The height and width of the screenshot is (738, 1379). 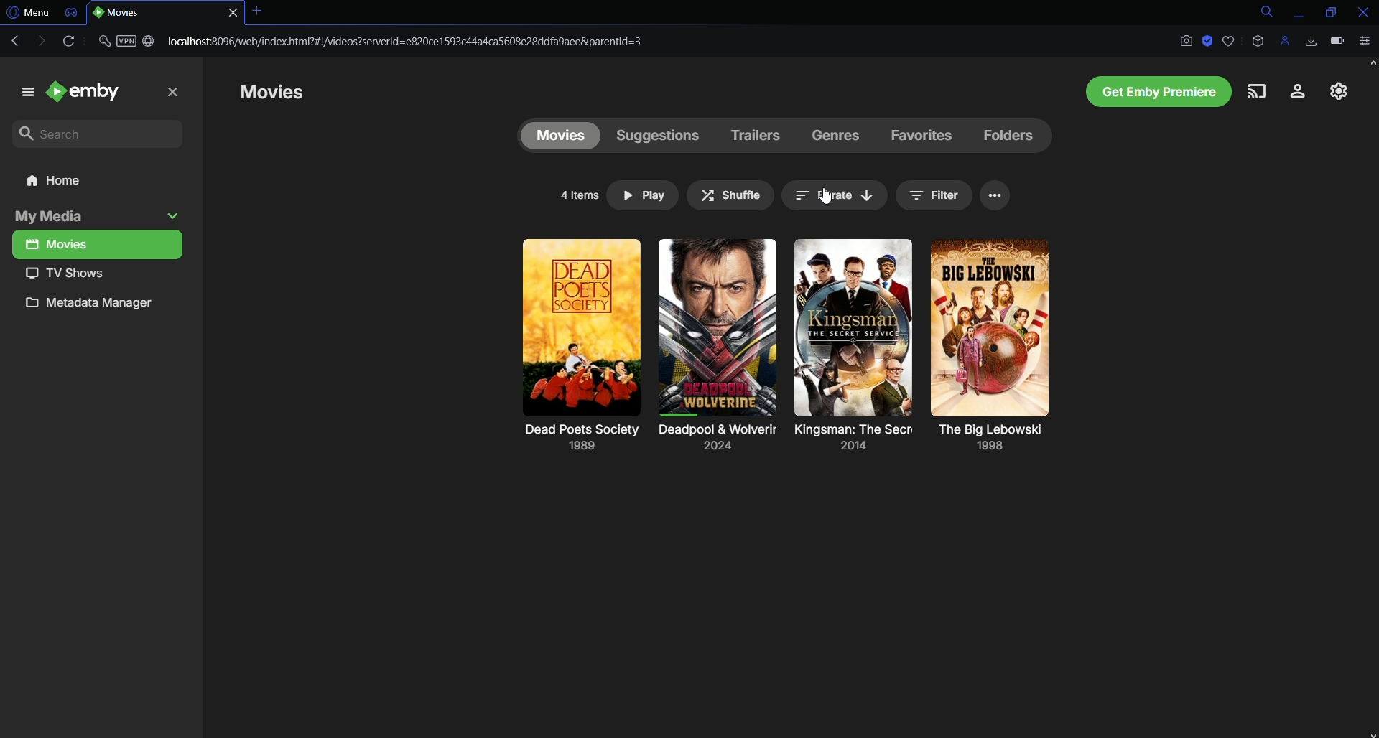 What do you see at coordinates (1259, 11) in the screenshot?
I see `Search` at bounding box center [1259, 11].